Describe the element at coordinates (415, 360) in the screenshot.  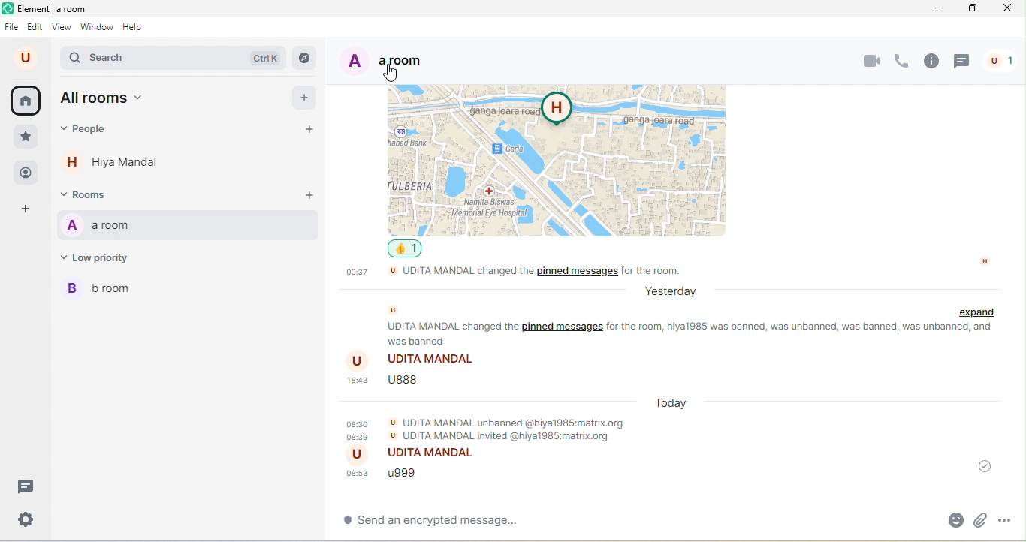
I see `udita mandal` at that location.